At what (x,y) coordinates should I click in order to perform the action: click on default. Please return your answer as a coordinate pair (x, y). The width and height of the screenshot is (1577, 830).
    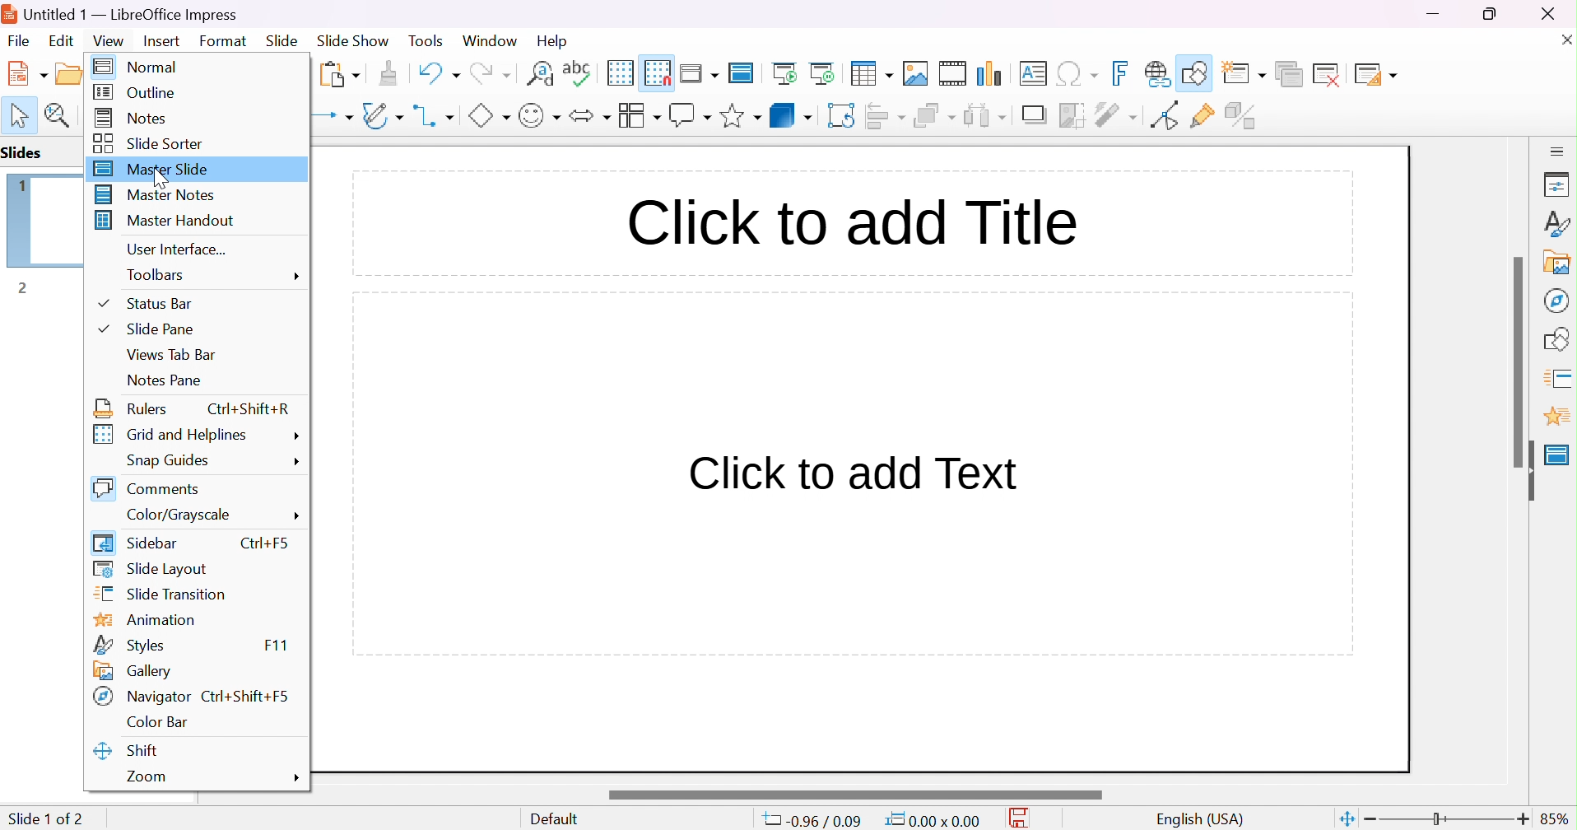
    Looking at the image, I should click on (559, 819).